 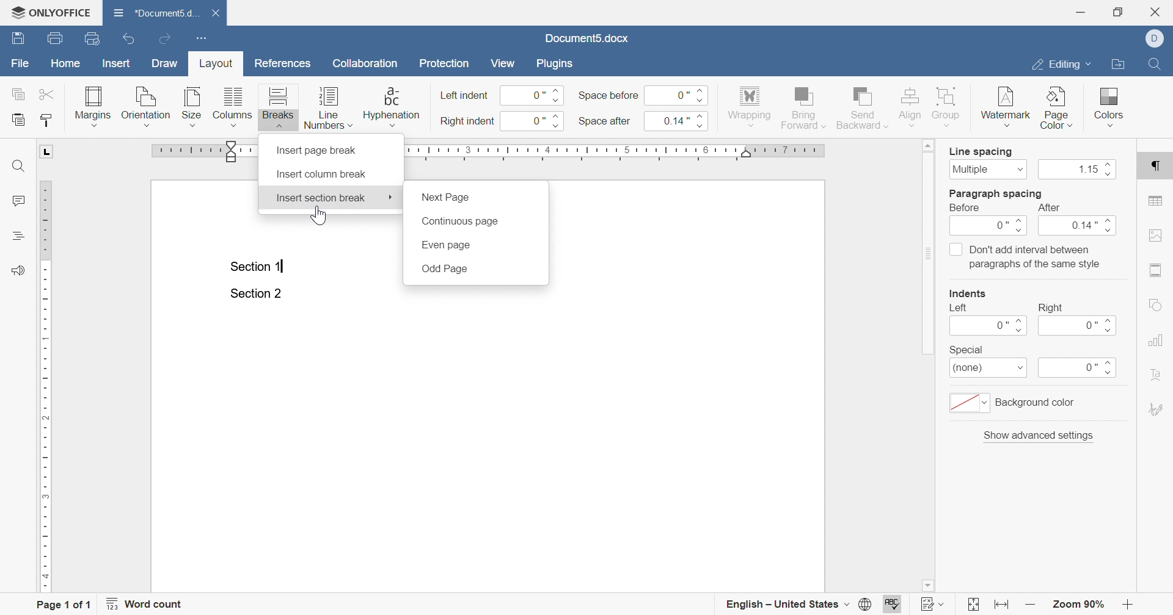 I want to click on find, so click(x=20, y=165).